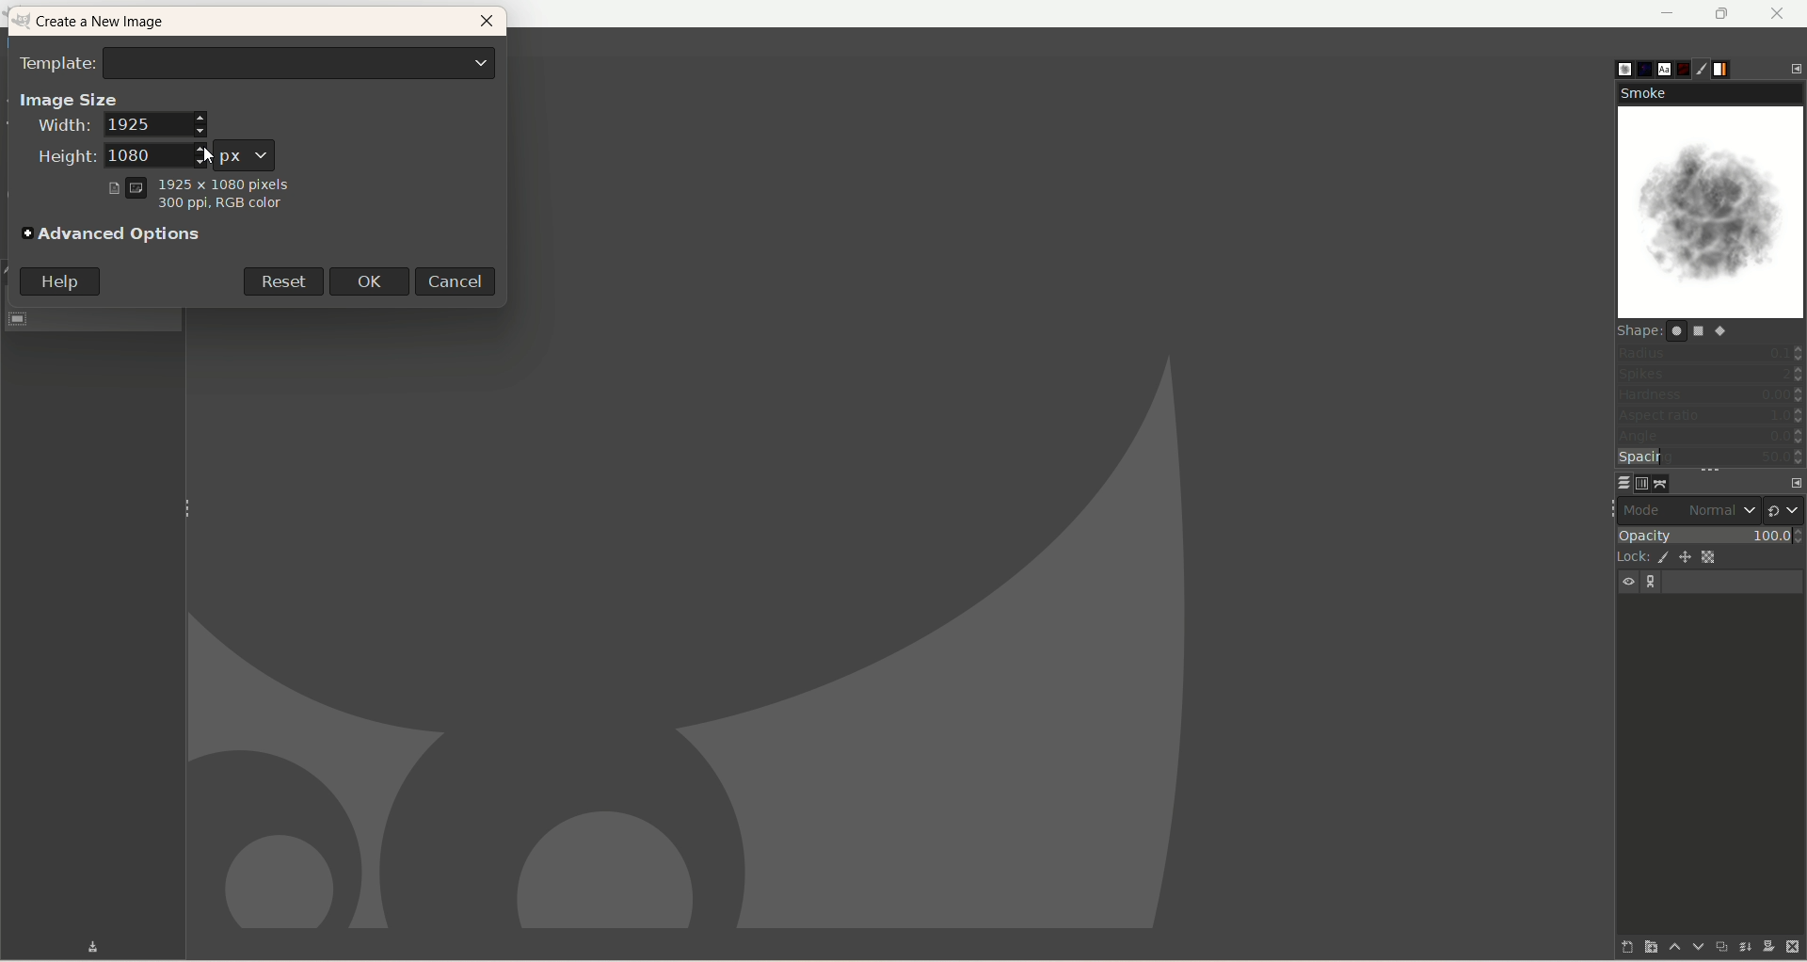 Image resolution: width=1807 pixels, height=962 pixels. I want to click on cursor, so click(206, 152).